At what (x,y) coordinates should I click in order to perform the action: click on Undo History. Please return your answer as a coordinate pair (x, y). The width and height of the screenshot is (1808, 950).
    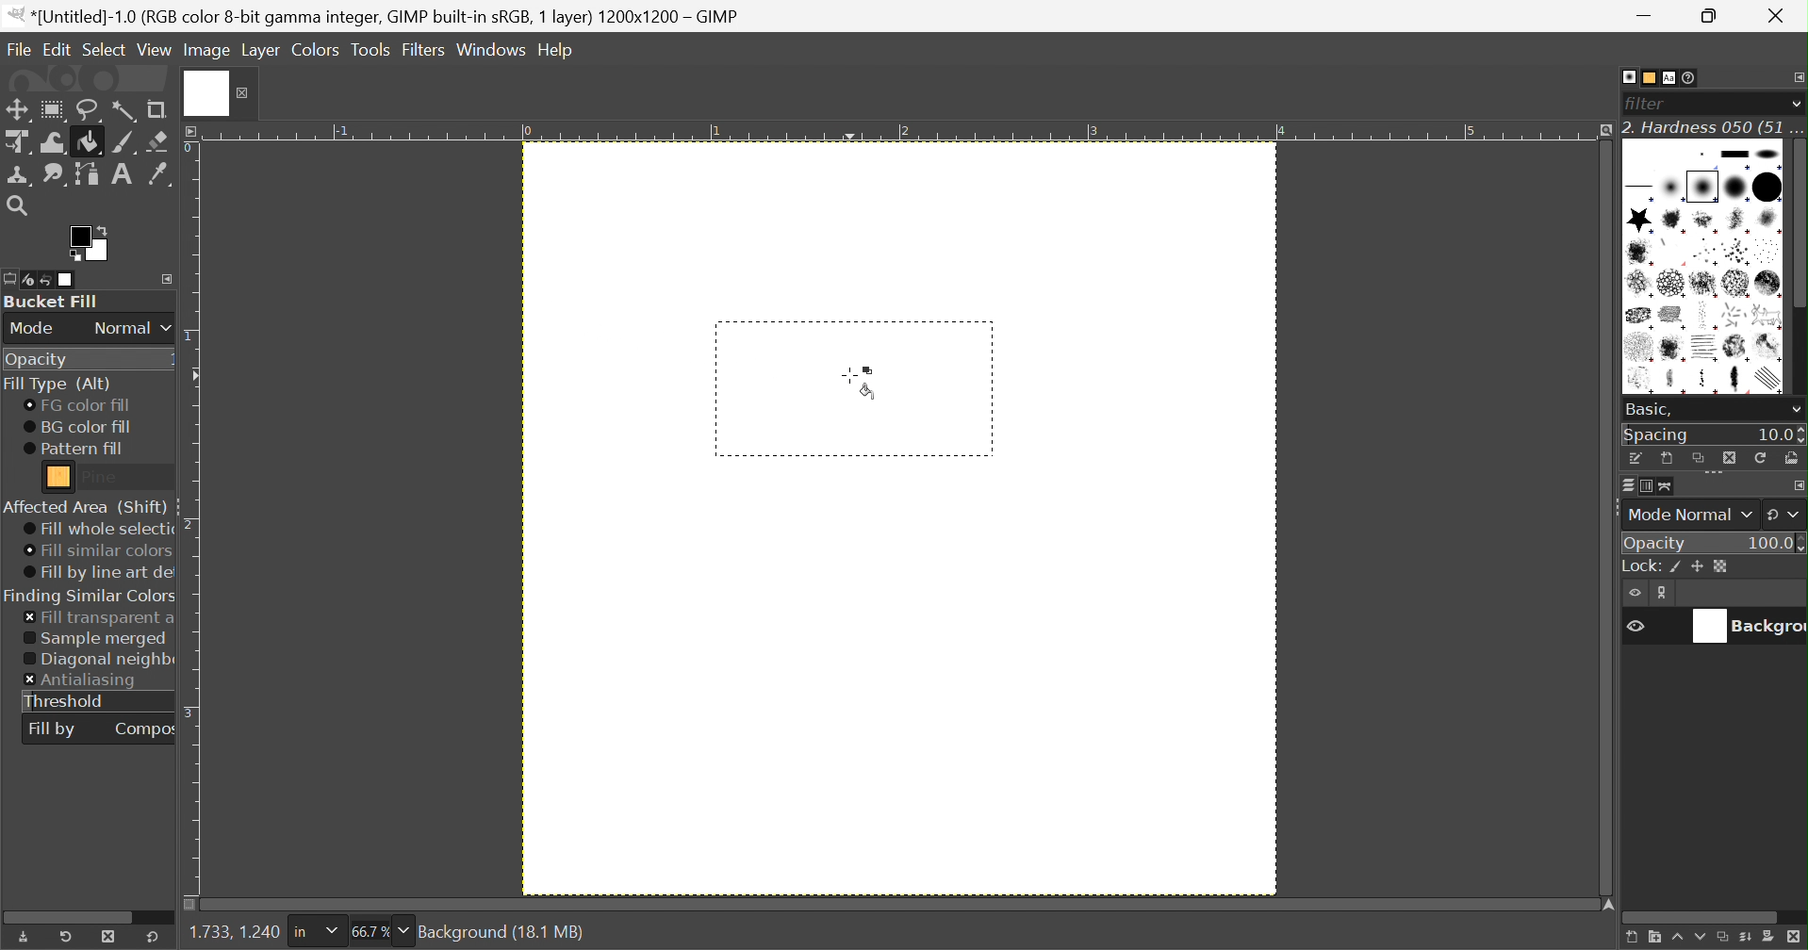
    Looking at the image, I should click on (46, 282).